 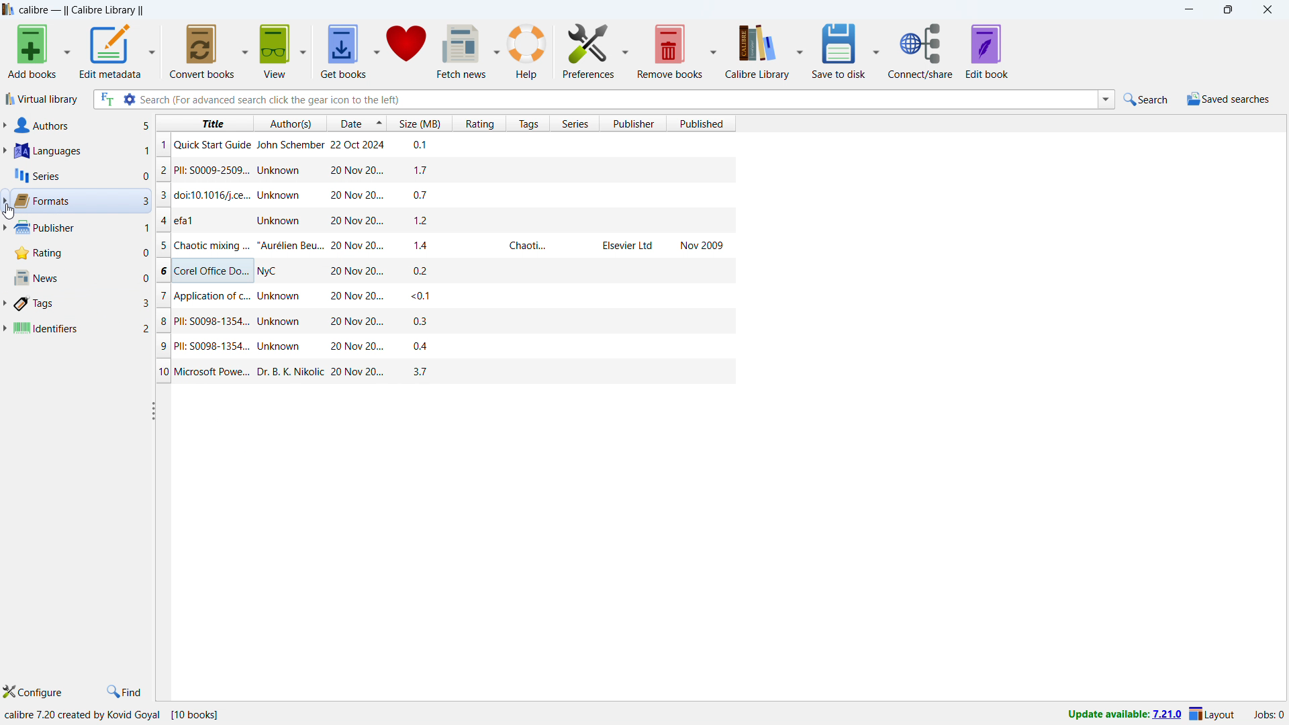 I want to click on sort by tags, so click(x=528, y=123).